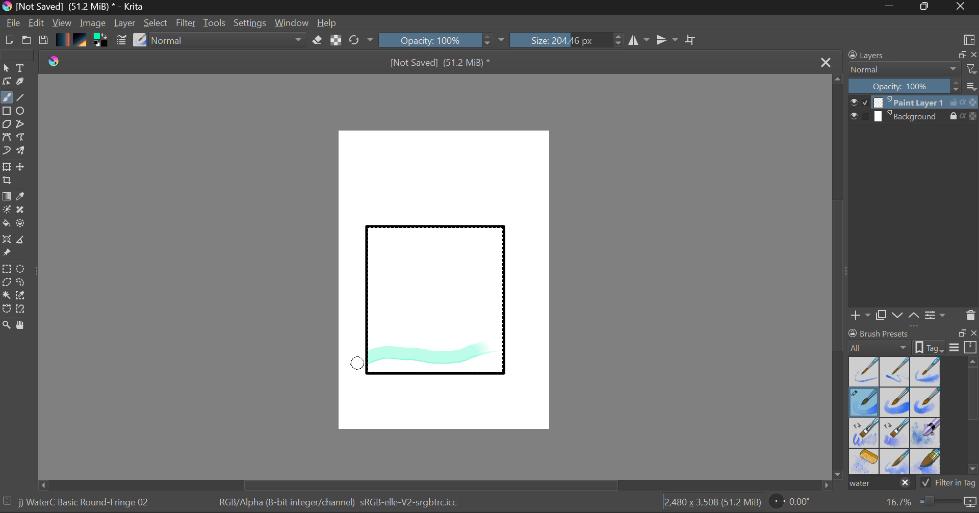 The width and height of the screenshot is (979, 513). What do you see at coordinates (436, 310) in the screenshot?
I see `Rectangle Shape Selected` at bounding box center [436, 310].